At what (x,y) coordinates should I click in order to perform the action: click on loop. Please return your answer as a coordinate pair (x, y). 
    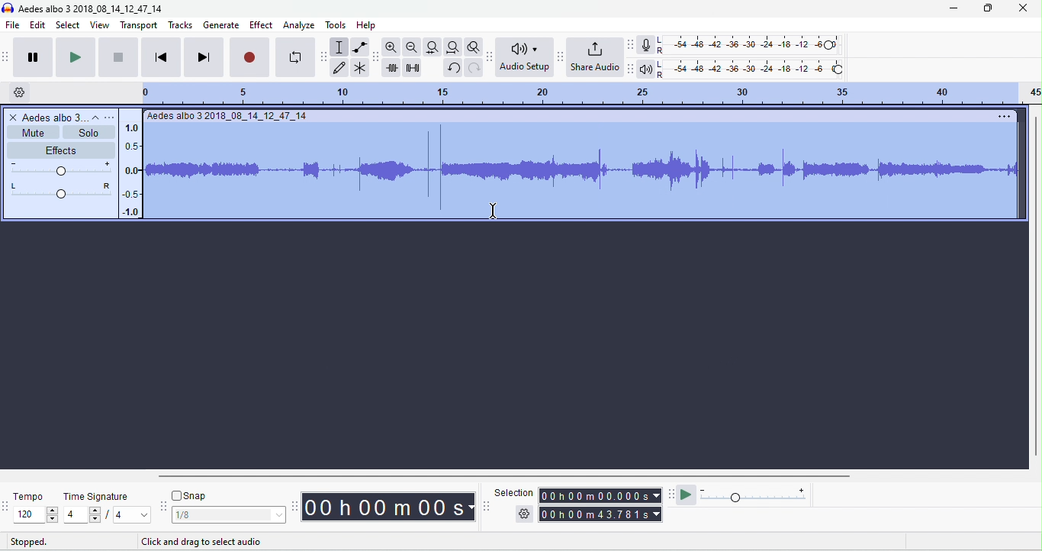
    Looking at the image, I should click on (297, 56).